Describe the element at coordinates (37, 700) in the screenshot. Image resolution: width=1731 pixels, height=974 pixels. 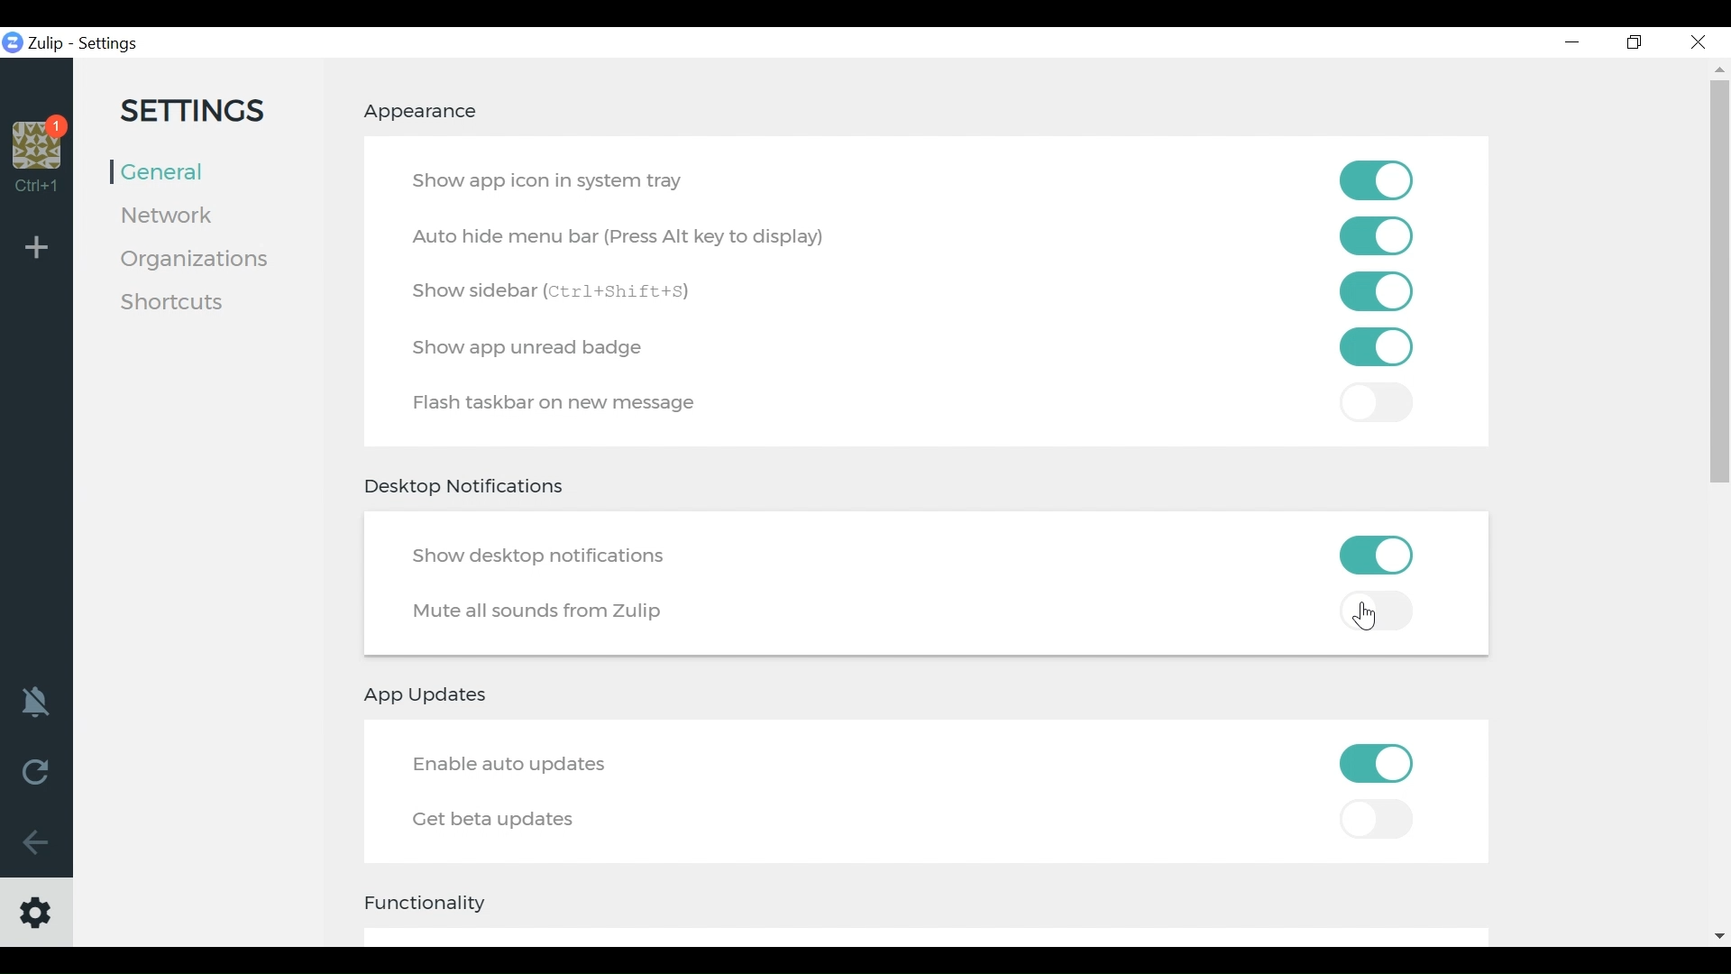
I see `notification` at that location.